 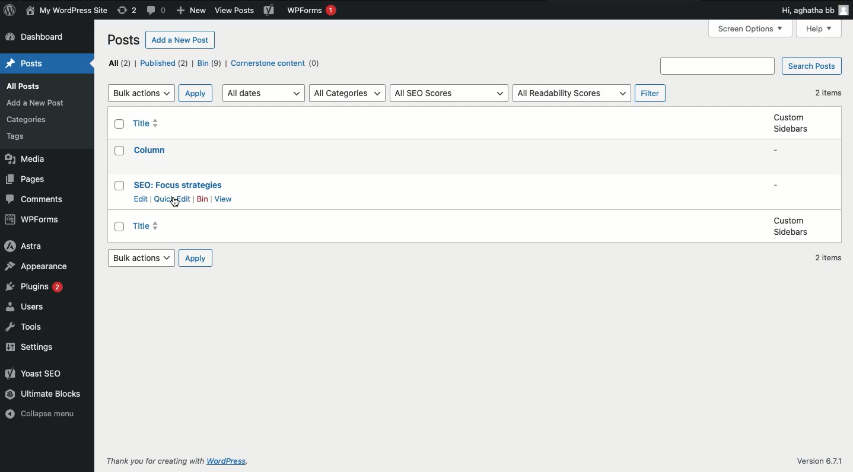 What do you see at coordinates (36, 38) in the screenshot?
I see `Dashboard` at bounding box center [36, 38].